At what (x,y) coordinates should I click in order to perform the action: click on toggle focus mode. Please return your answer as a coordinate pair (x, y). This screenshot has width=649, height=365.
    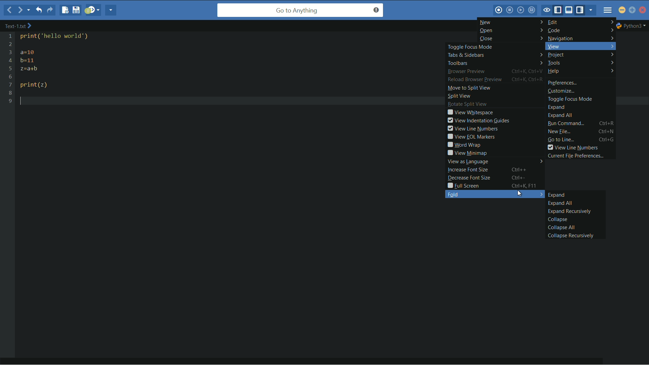
    Looking at the image, I should click on (570, 99).